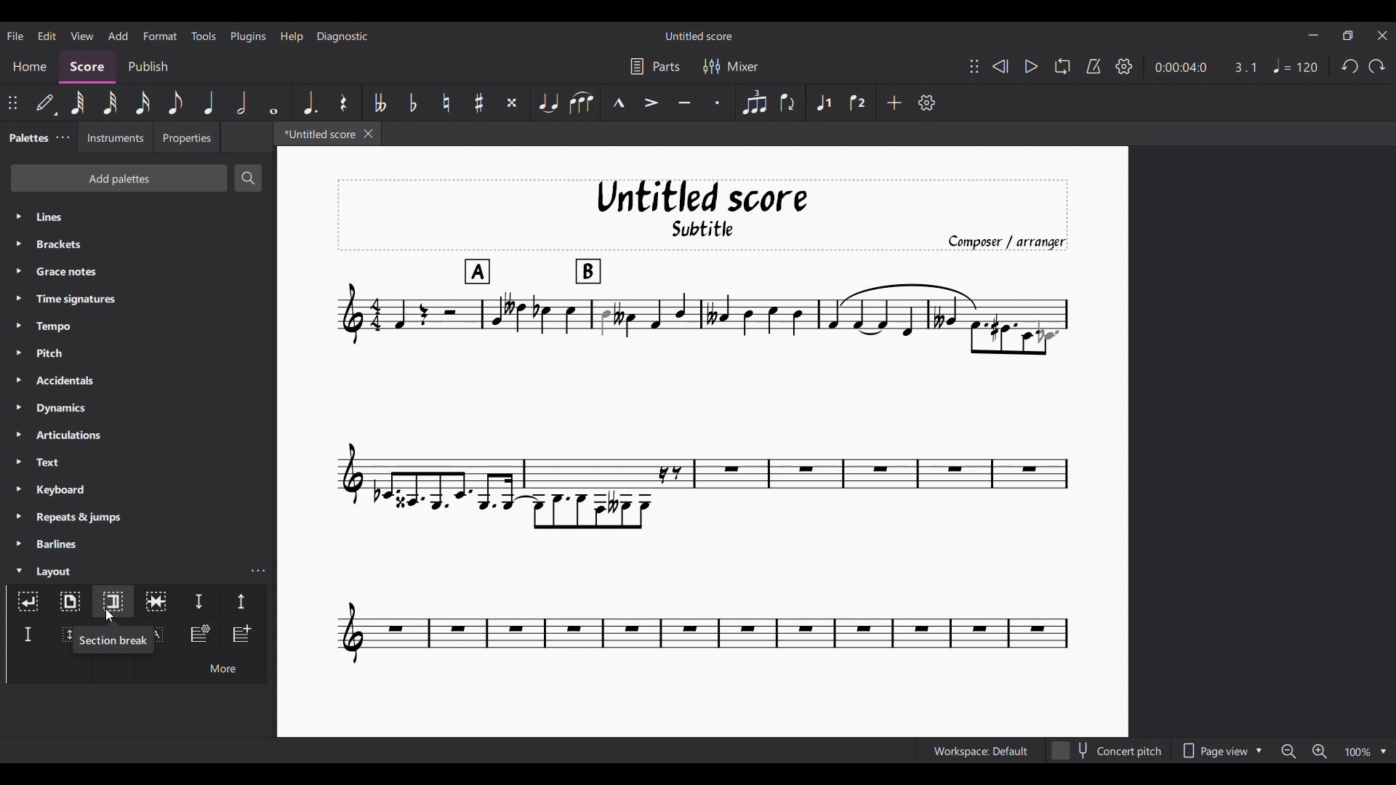 The height and width of the screenshot is (785, 1396). I want to click on Tie, so click(547, 102).